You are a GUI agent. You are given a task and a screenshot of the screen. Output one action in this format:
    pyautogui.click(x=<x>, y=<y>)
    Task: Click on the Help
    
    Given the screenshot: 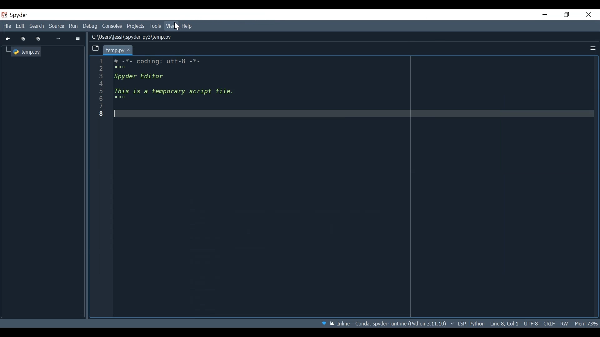 What is the action you would take?
    pyautogui.click(x=188, y=26)
    